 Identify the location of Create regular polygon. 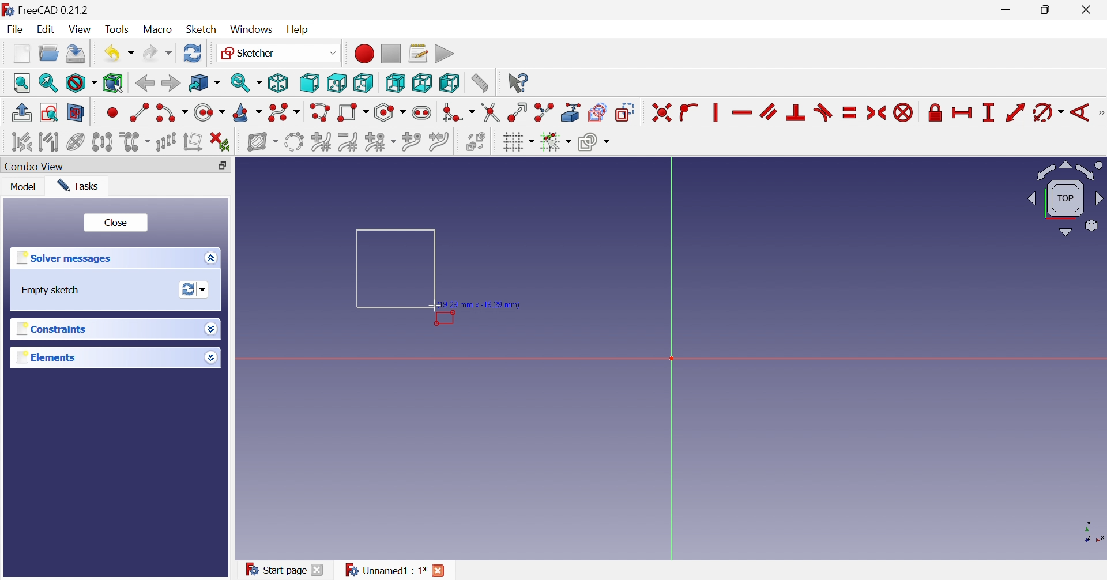
(390, 112).